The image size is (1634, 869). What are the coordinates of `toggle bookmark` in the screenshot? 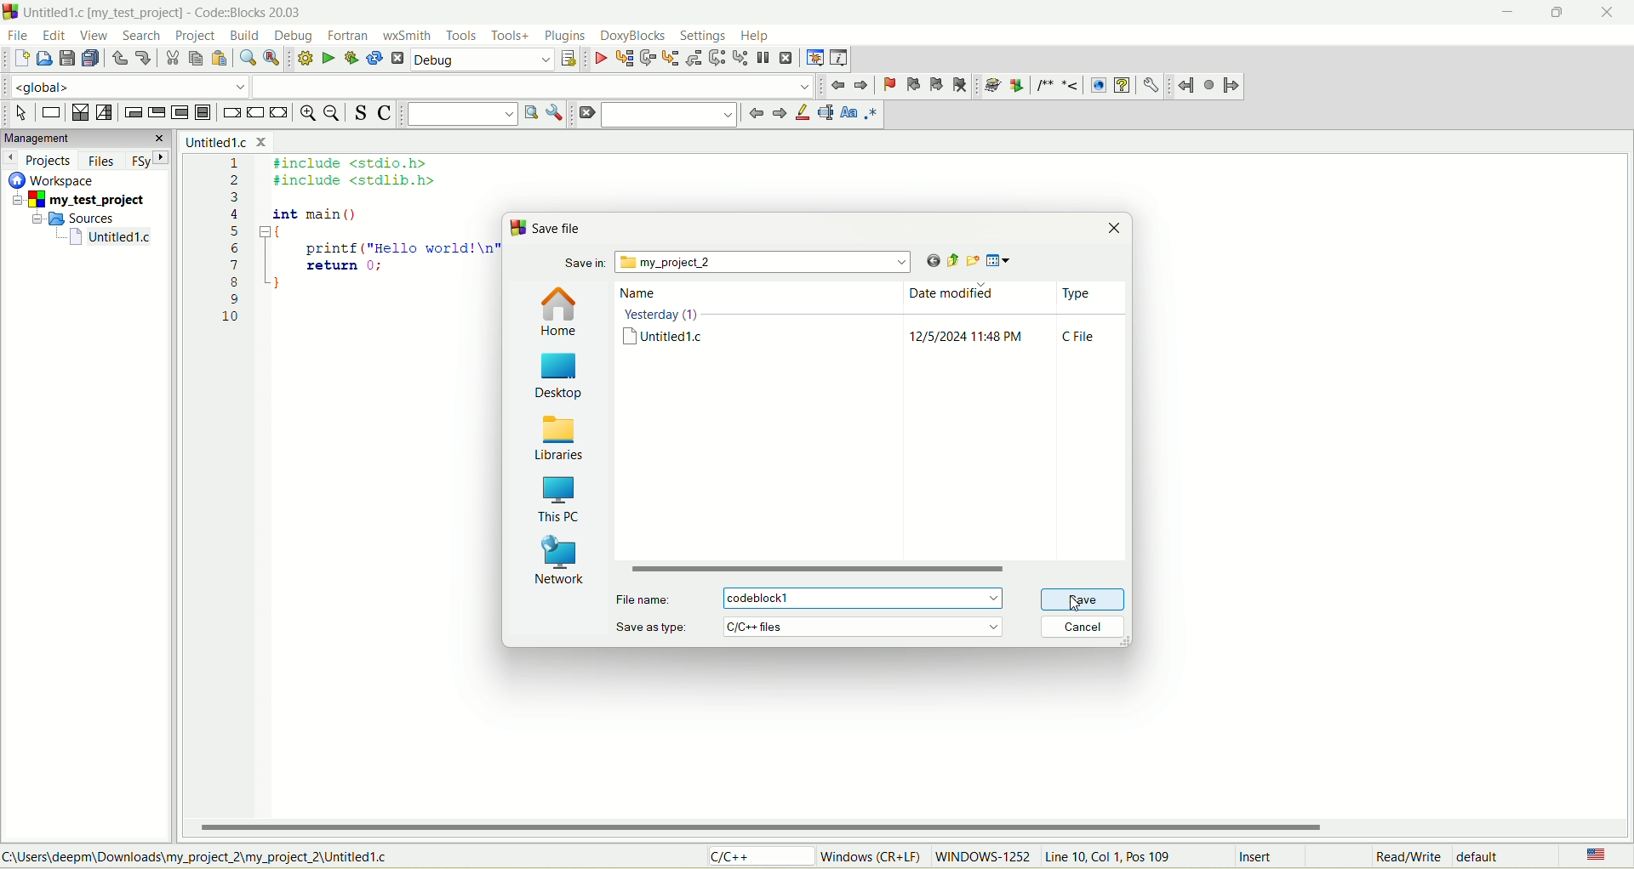 It's located at (888, 85).